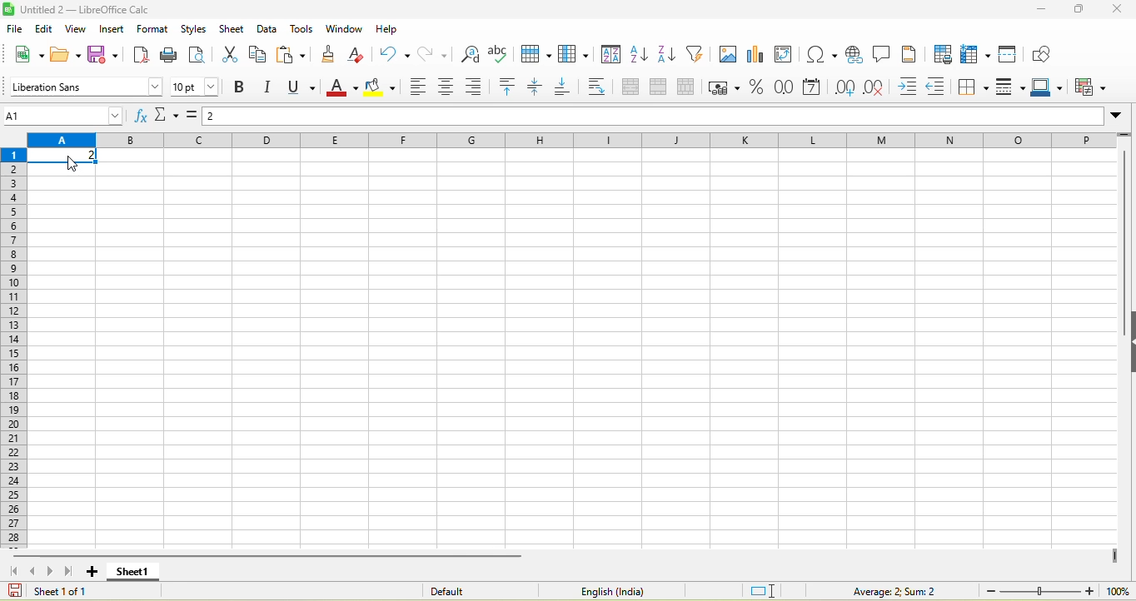 The height and width of the screenshot is (601, 1136). Describe the element at coordinates (760, 88) in the screenshot. I see `format as percent` at that location.